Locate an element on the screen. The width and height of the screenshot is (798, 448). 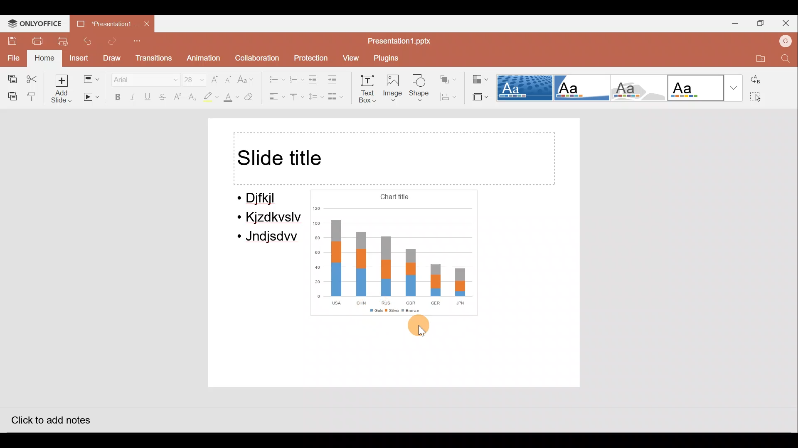
Find is located at coordinates (786, 59).